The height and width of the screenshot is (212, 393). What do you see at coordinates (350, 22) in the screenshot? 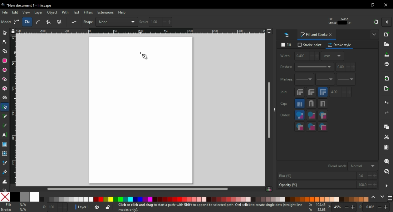
I see `move gradients along with other objects` at bounding box center [350, 22].